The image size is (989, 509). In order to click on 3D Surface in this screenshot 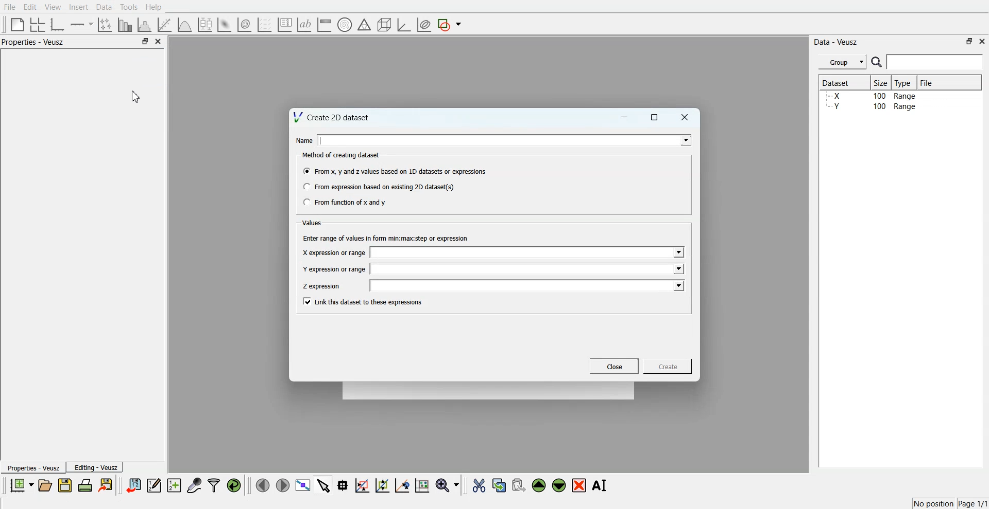, I will do `click(224, 25)`.